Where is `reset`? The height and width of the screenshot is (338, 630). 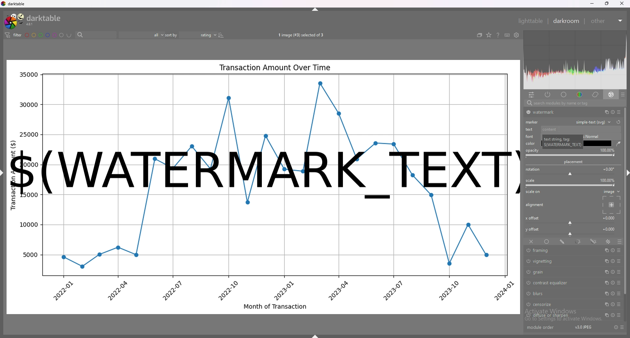
reset is located at coordinates (612, 272).